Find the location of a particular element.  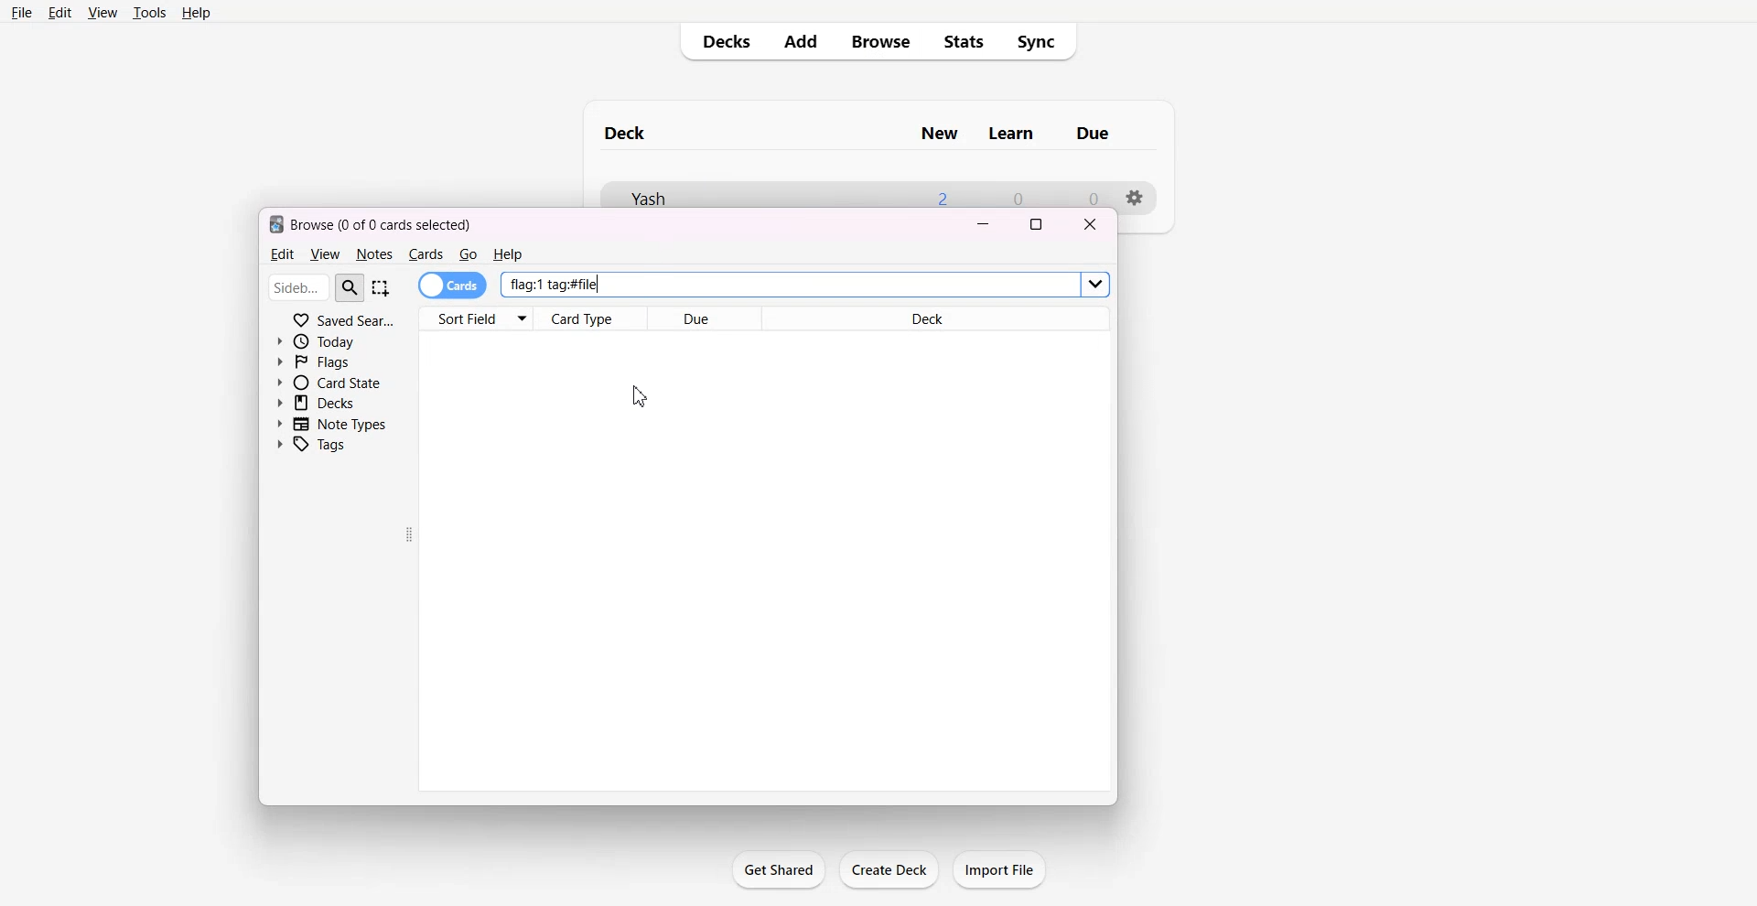

Get Shared is located at coordinates (778, 869).